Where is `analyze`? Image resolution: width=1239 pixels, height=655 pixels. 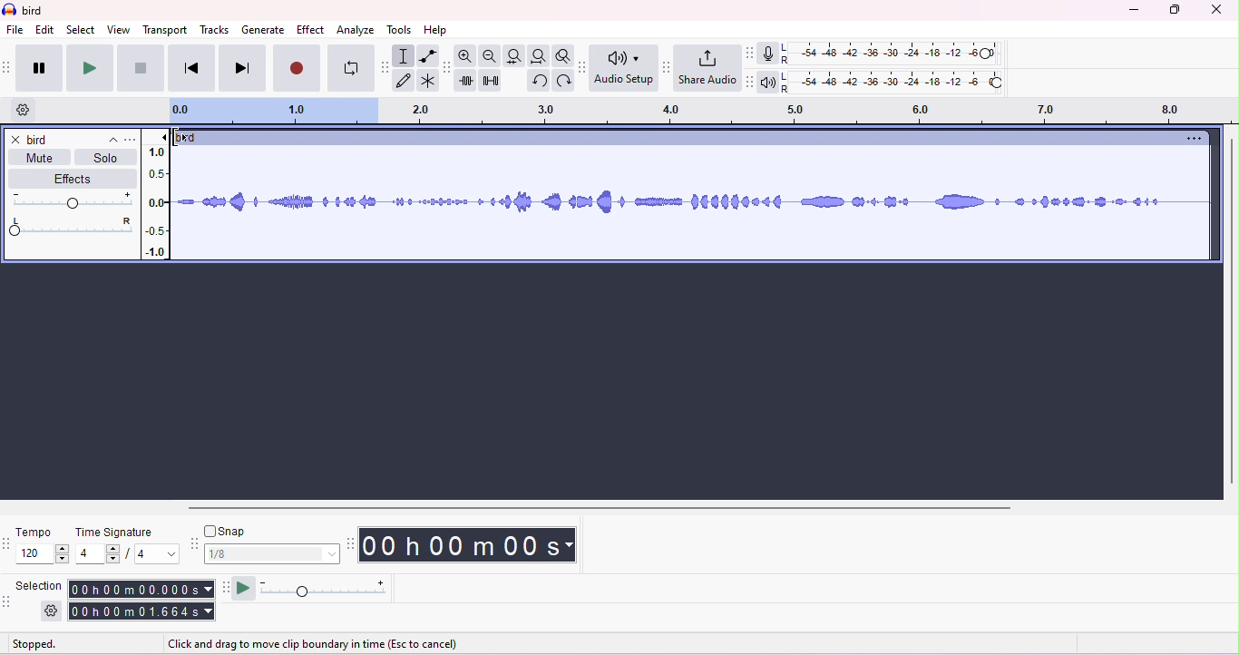
analyze is located at coordinates (357, 29).